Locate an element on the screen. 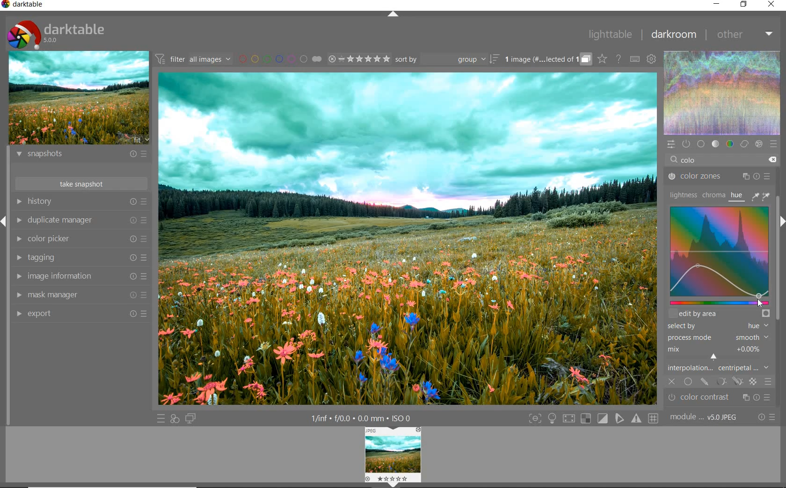  uniformly is located at coordinates (689, 382).